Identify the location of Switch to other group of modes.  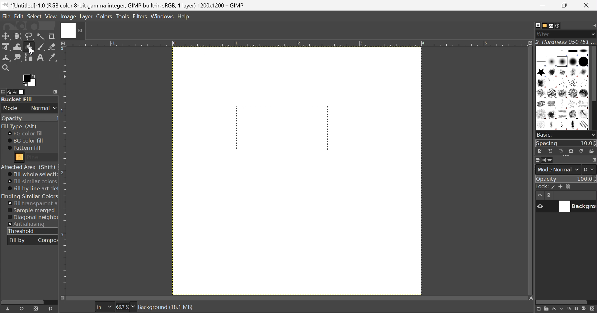
(590, 170).